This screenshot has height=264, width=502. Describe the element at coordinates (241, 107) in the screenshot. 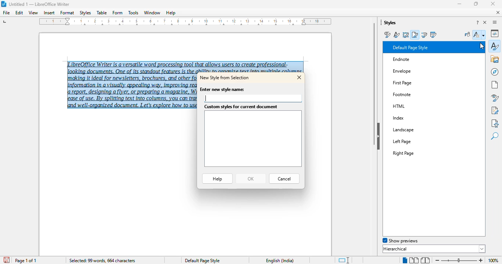

I see `custom styles for current document` at that location.